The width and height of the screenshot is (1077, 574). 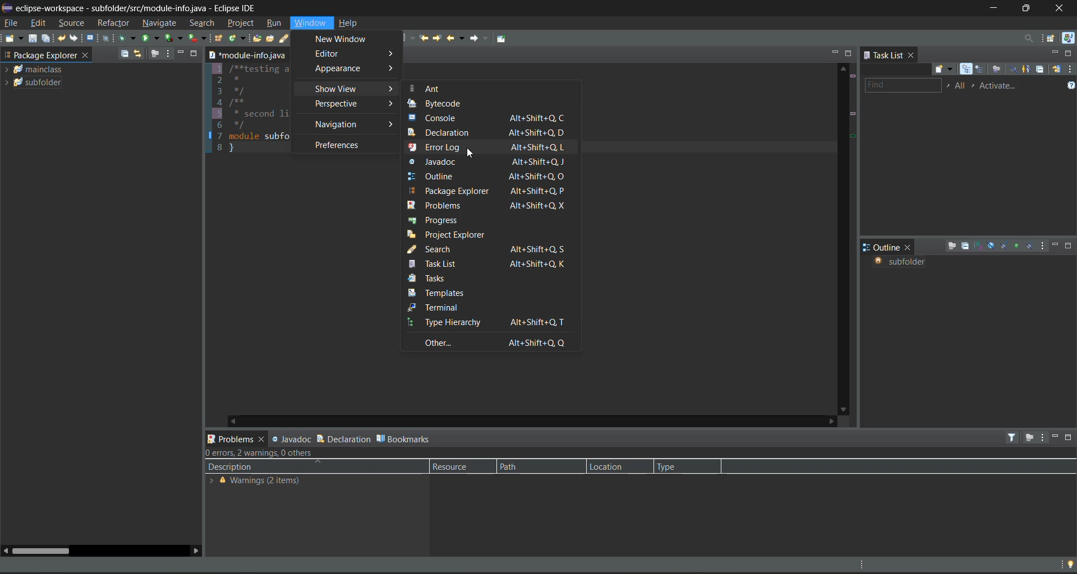 I want to click on focus on active task, so click(x=1029, y=437).